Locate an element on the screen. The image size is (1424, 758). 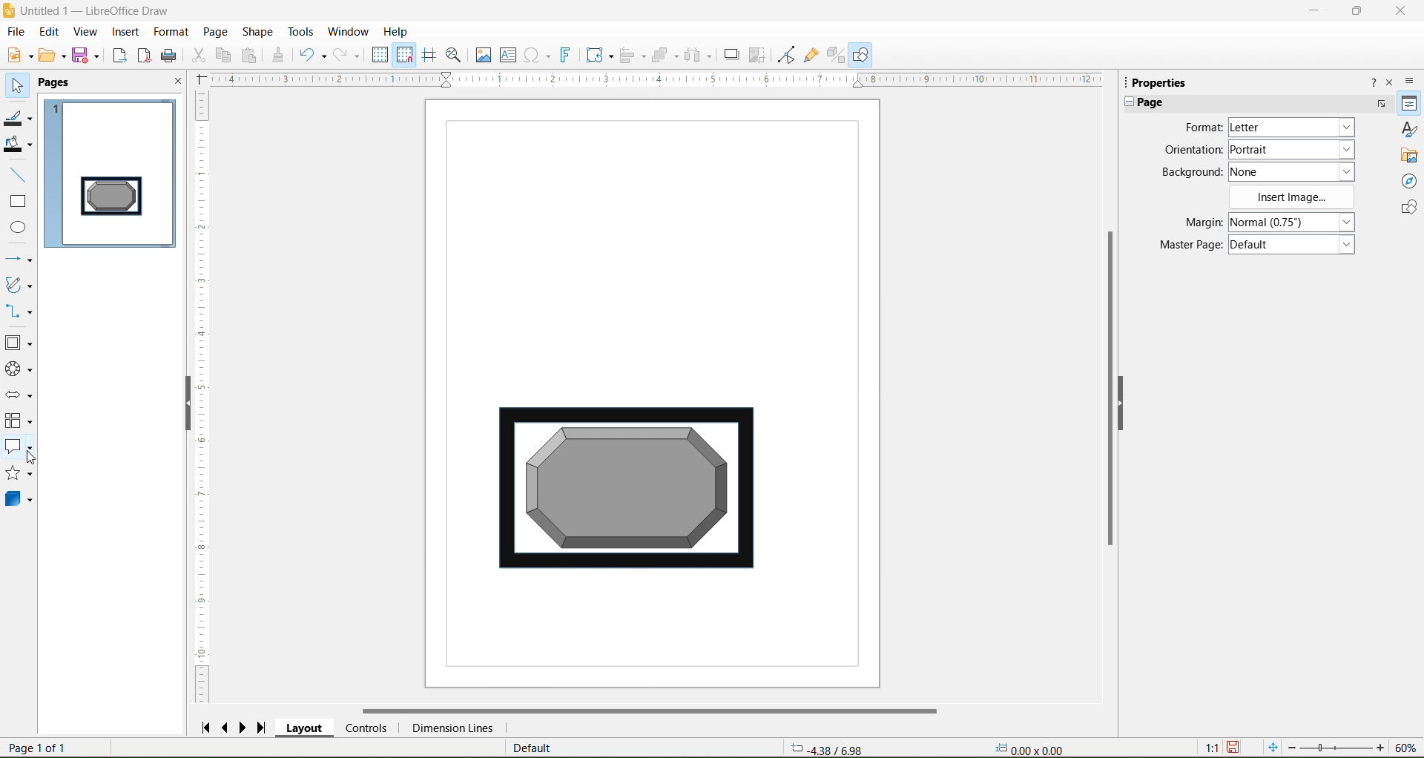
Orientation is located at coordinates (1193, 151).